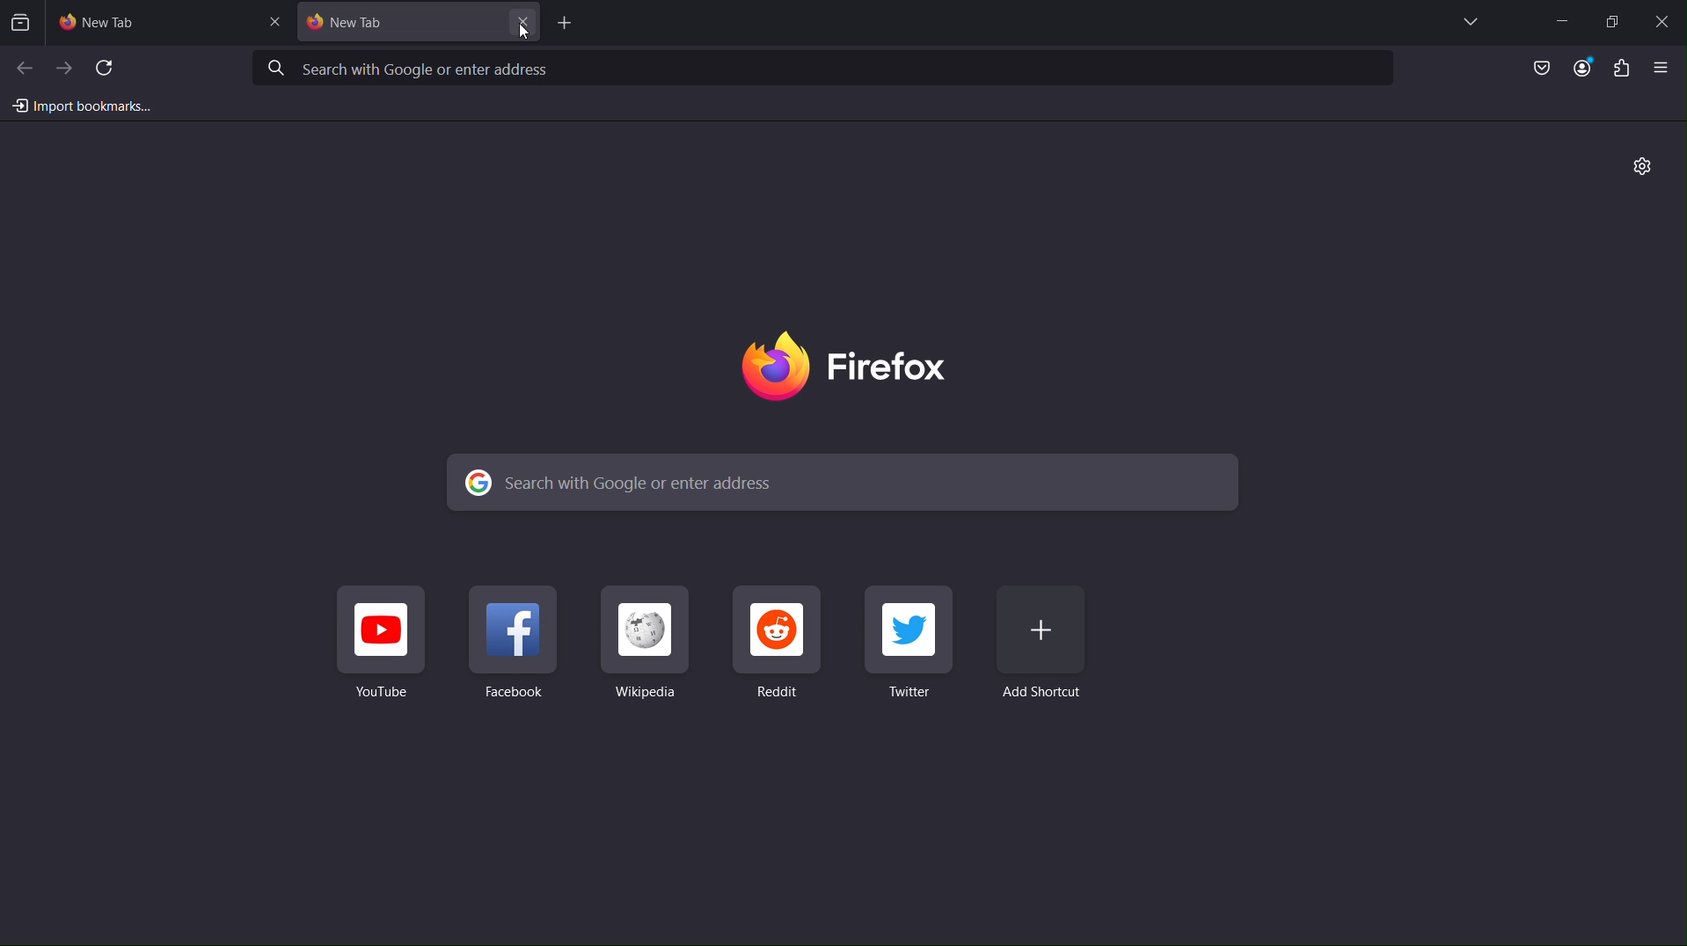  I want to click on cursor, so click(517, 33).